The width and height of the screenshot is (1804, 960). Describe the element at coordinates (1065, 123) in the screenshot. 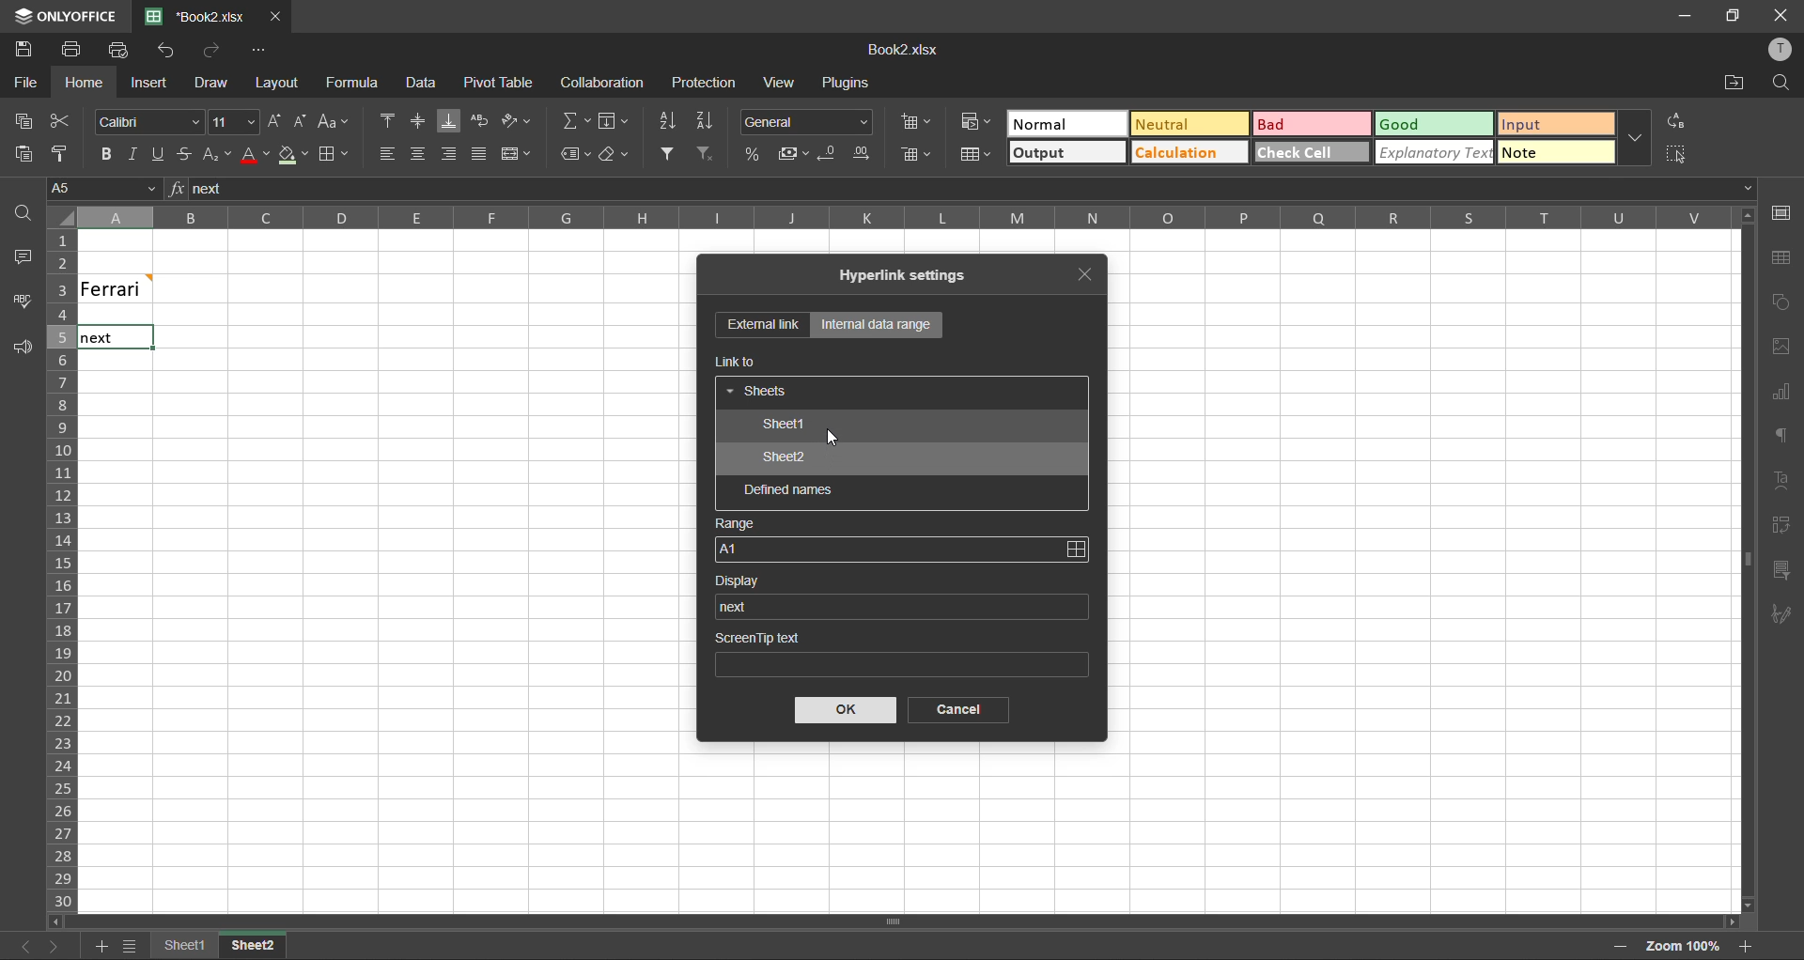

I see `normal` at that location.